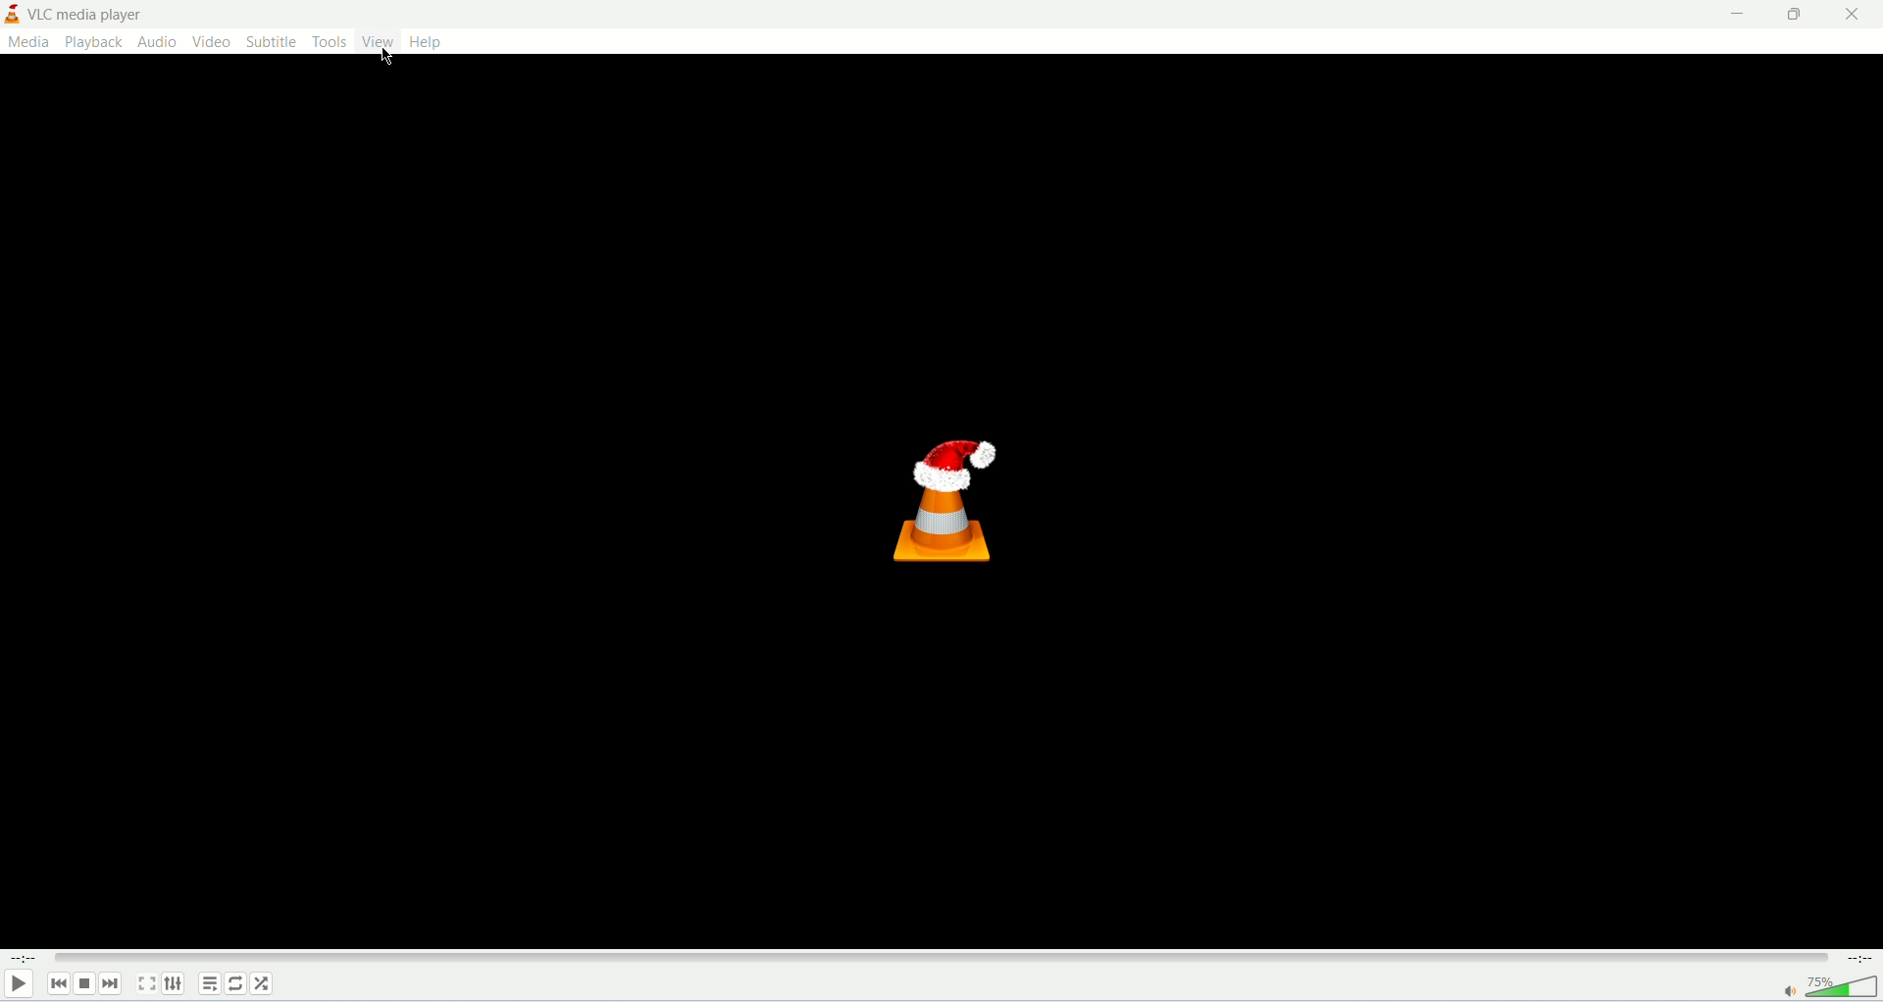  What do you see at coordinates (331, 43) in the screenshot?
I see `tools` at bounding box center [331, 43].